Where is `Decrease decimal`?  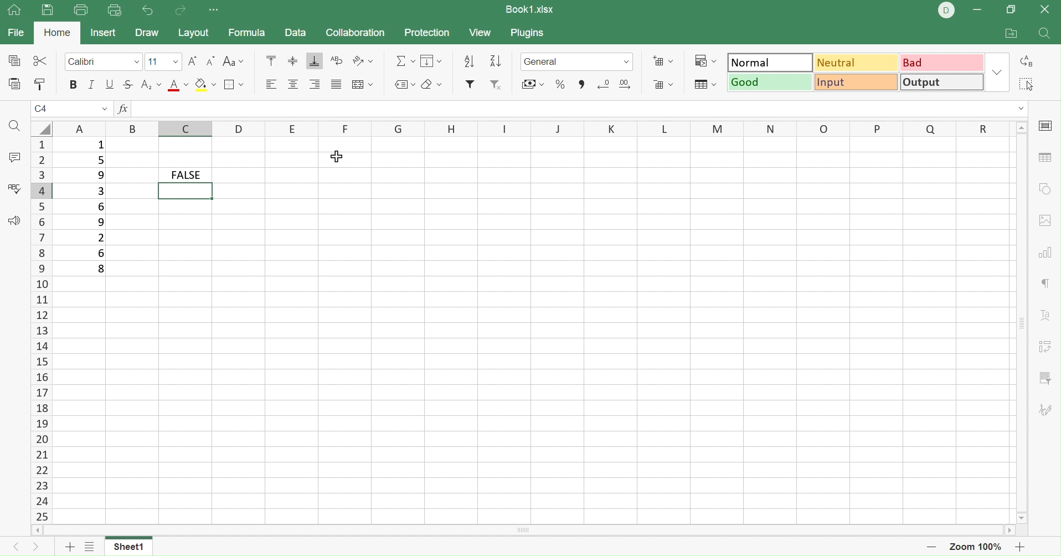 Decrease decimal is located at coordinates (601, 85).